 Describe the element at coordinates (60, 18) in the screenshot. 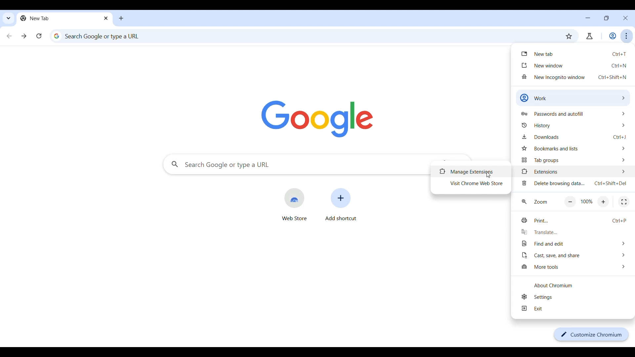

I see `Current open tab` at that location.